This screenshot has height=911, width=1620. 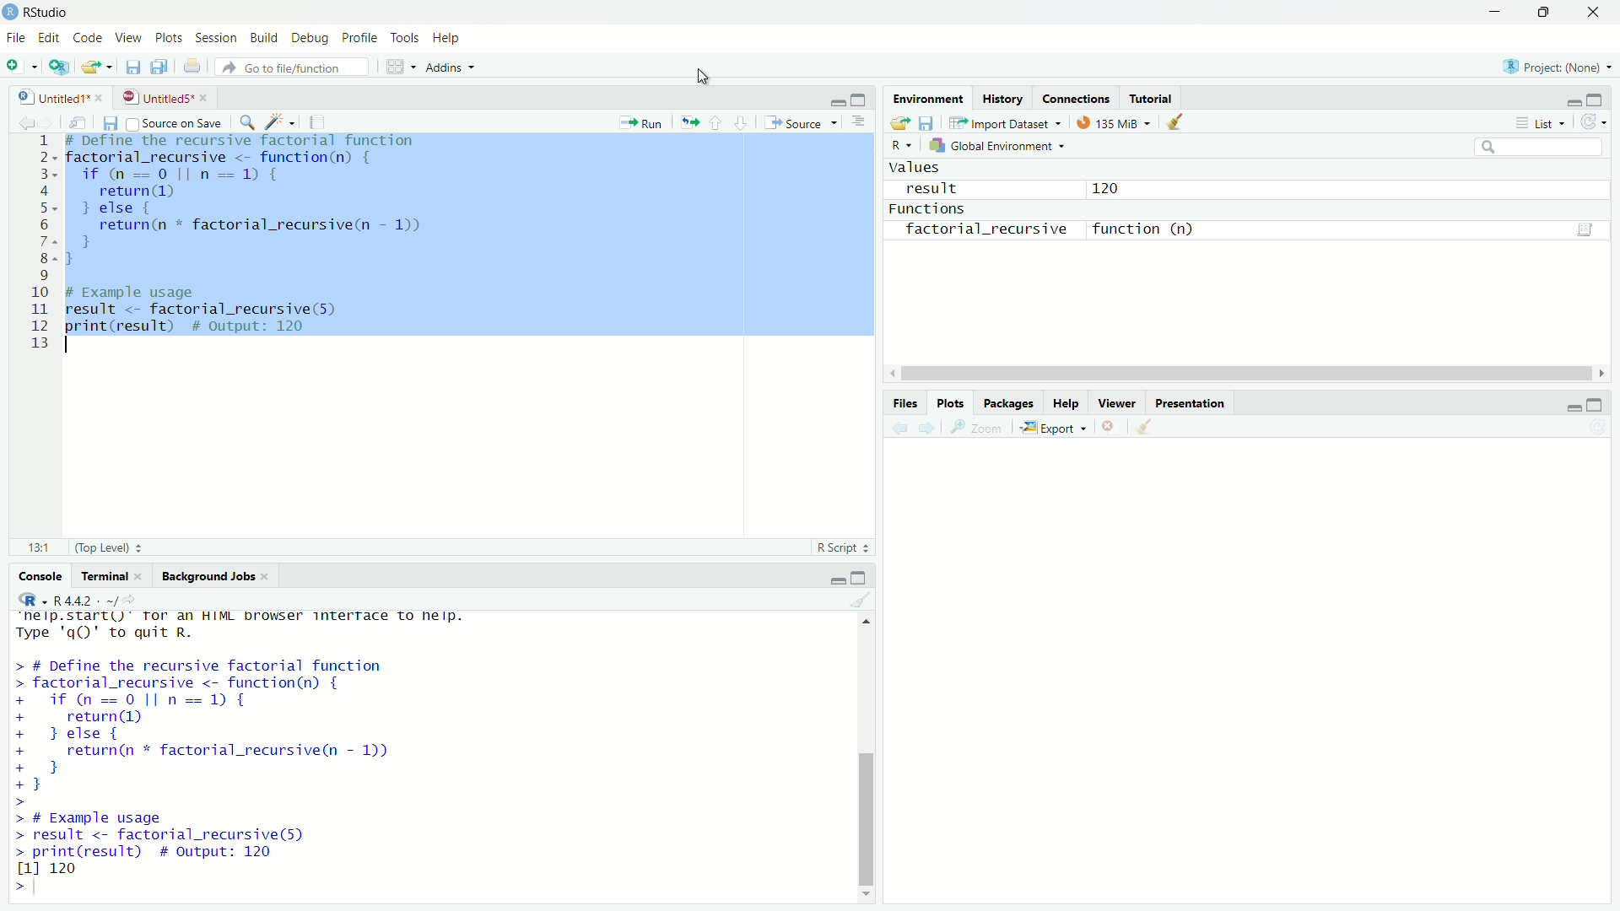 I want to click on Compile Report (Ctrl + Shift + K), so click(x=321, y=121).